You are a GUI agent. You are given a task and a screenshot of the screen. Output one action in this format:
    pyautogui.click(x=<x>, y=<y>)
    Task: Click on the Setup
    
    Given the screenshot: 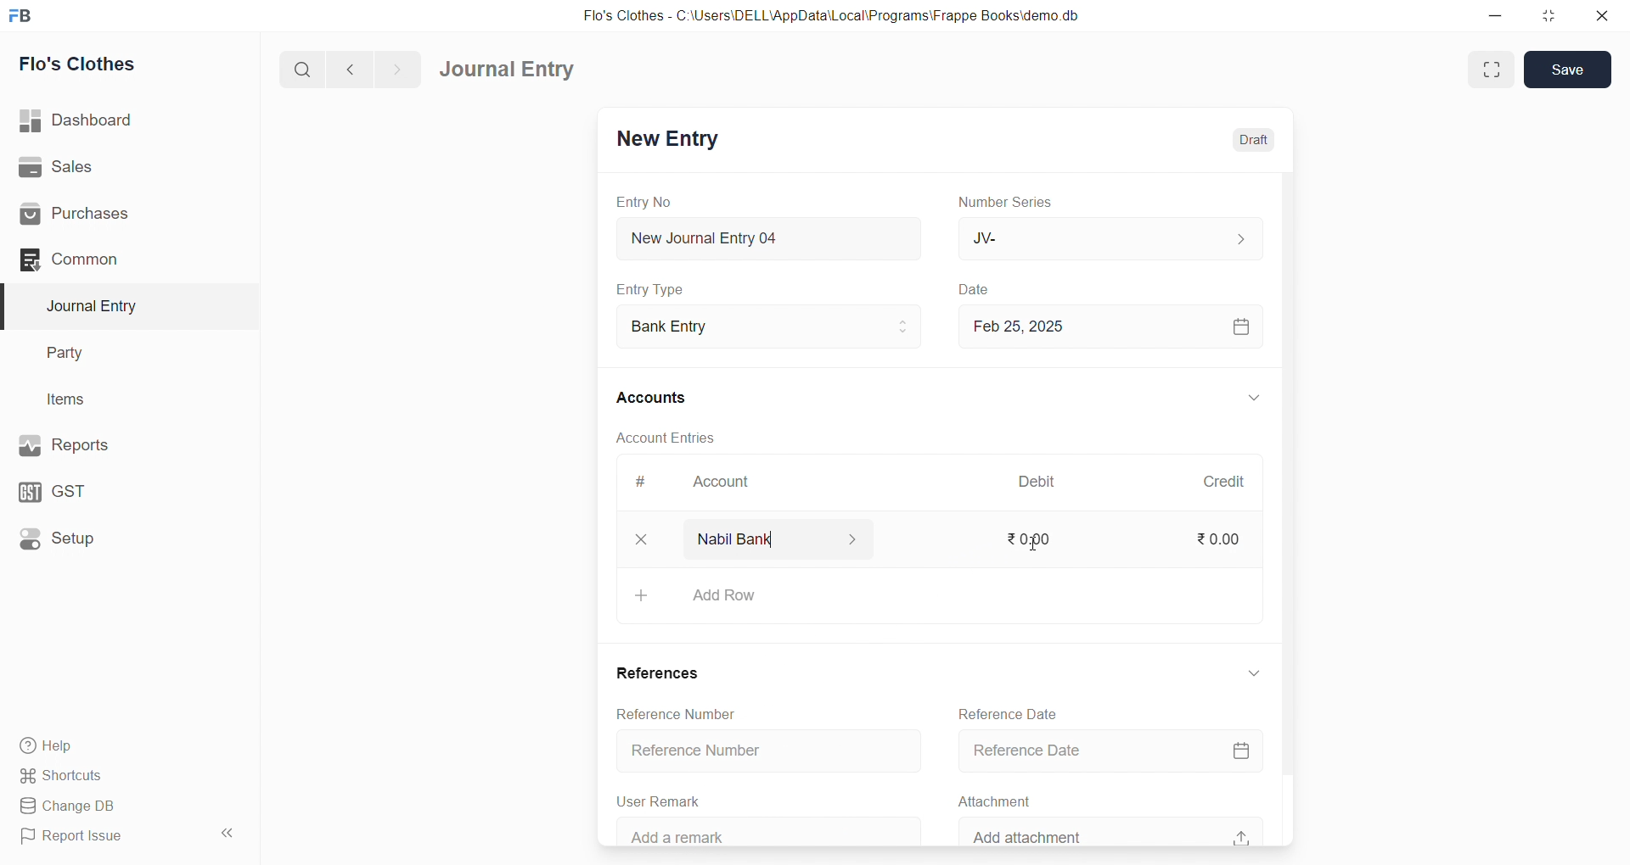 What is the action you would take?
    pyautogui.click(x=120, y=537)
    